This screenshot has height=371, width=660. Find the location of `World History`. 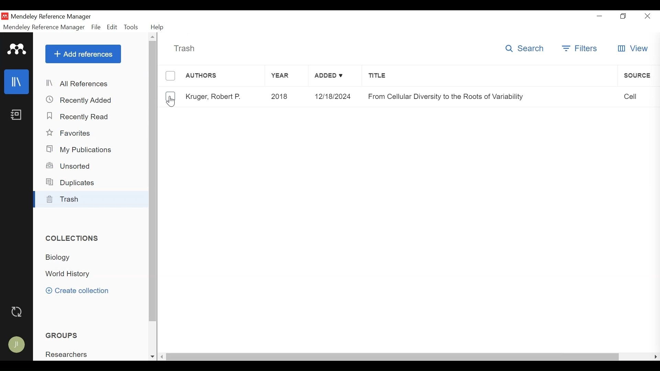

World History is located at coordinates (71, 275).